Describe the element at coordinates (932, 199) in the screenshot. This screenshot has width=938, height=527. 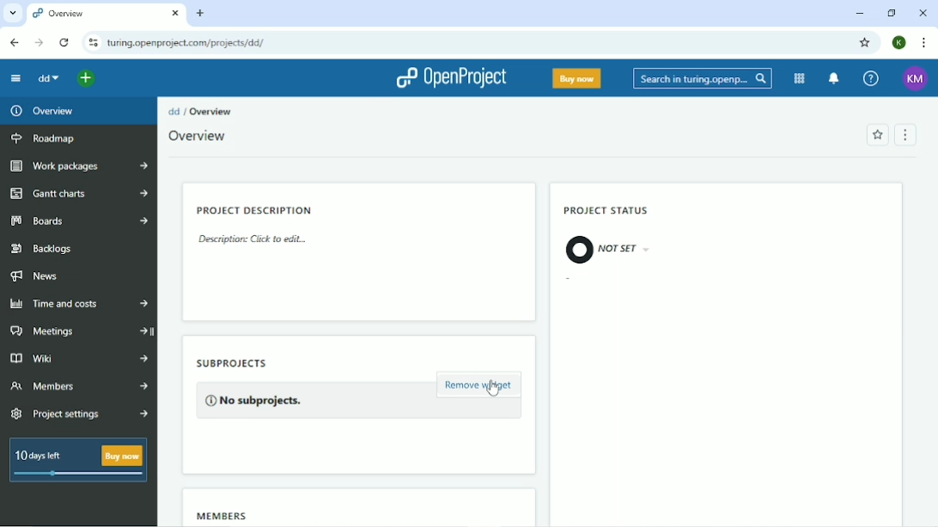
I see `Vertical scrollbar` at that location.